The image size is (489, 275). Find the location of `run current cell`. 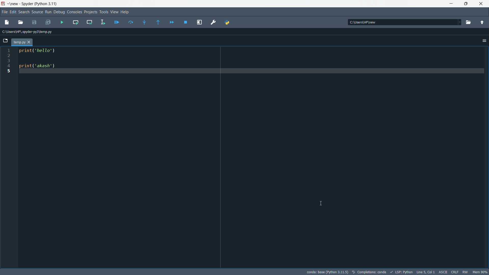

run current cell is located at coordinates (75, 22).